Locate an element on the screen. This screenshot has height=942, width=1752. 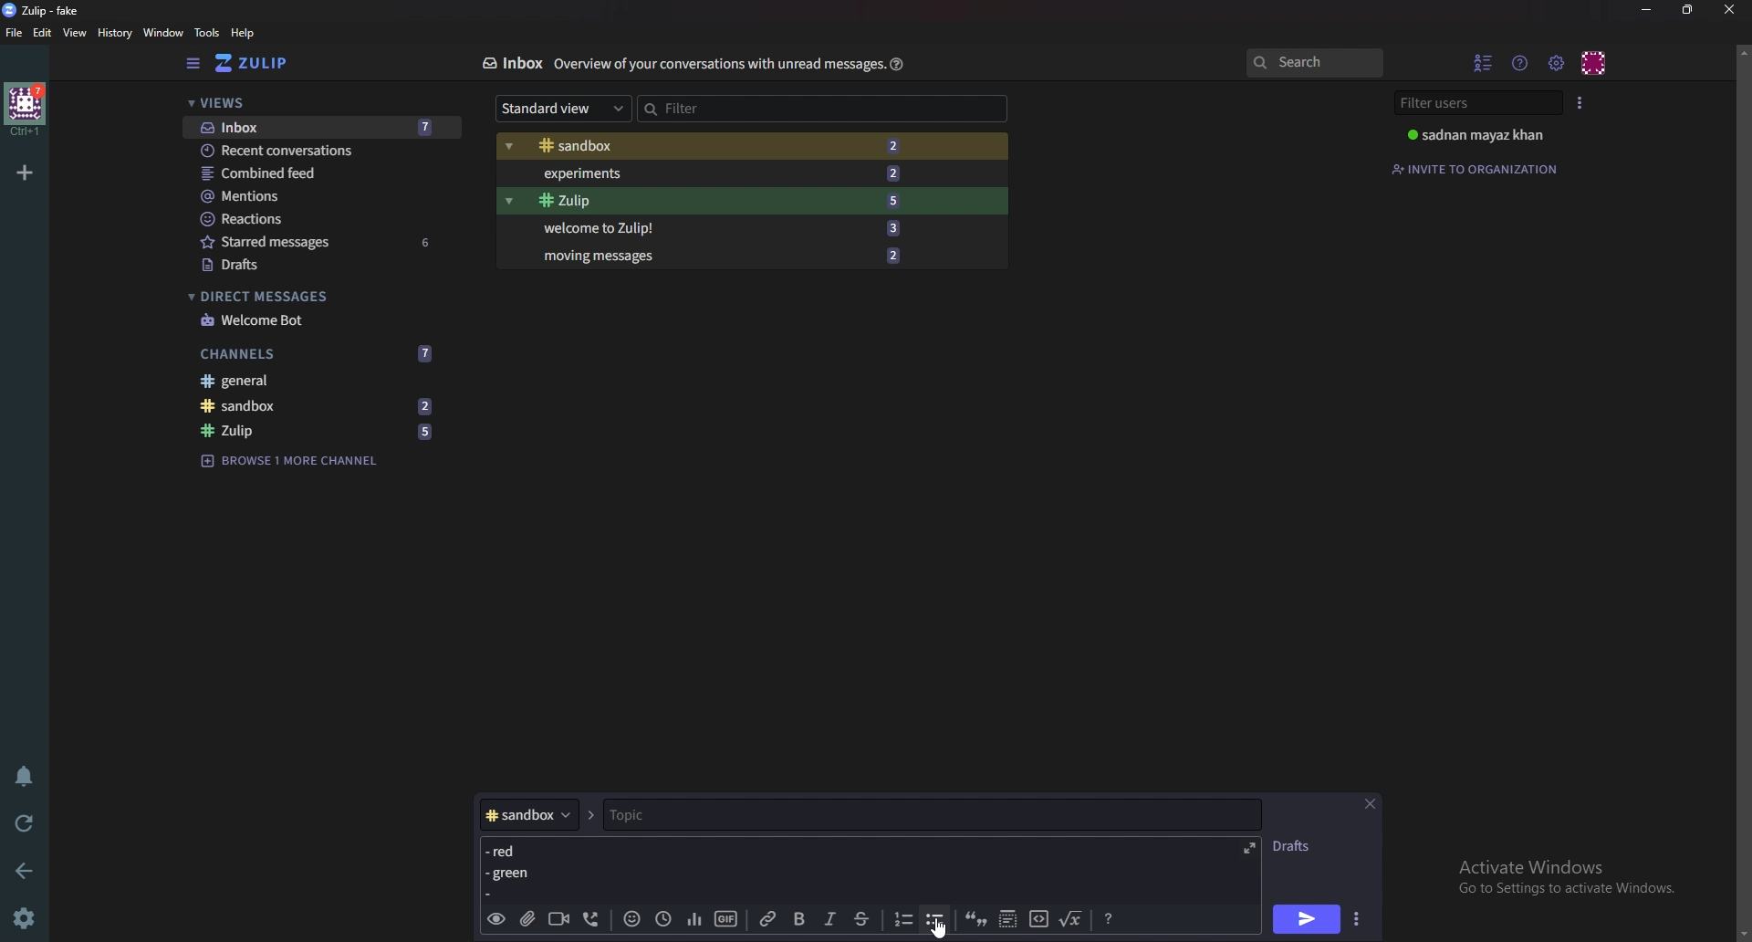
Home is located at coordinates (26, 109).